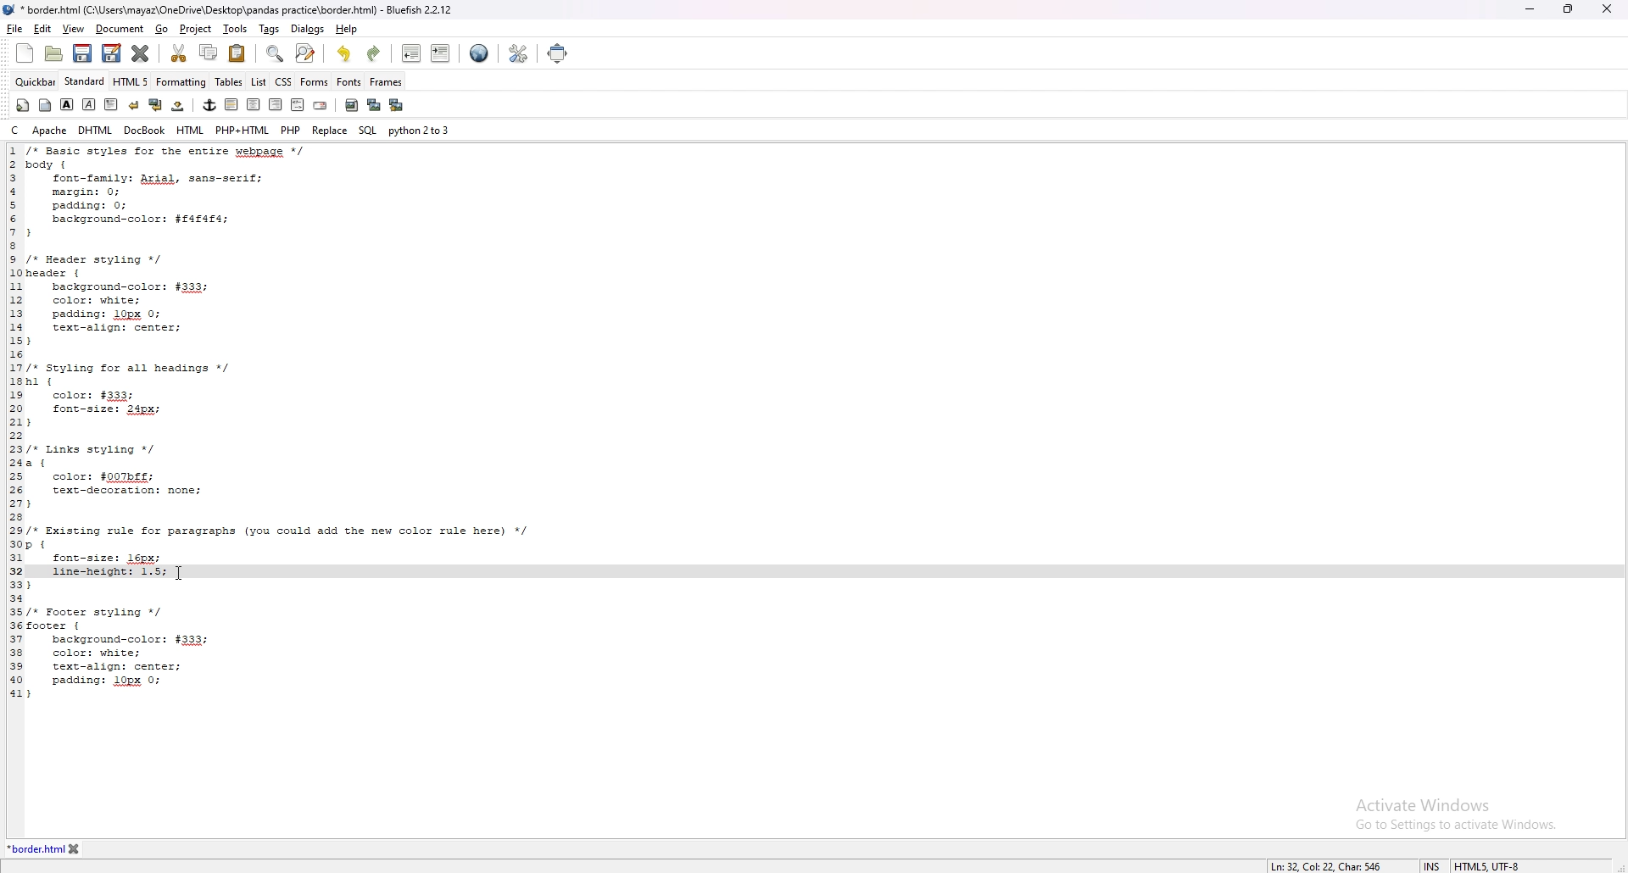  What do you see at coordinates (237, 53) in the screenshot?
I see `paste` at bounding box center [237, 53].